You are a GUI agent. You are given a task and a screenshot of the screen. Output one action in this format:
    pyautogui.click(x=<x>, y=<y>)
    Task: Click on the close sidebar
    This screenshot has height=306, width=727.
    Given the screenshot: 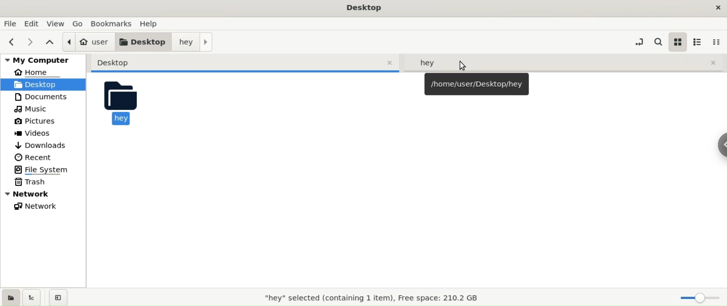 What is the action you would take?
    pyautogui.click(x=58, y=297)
    